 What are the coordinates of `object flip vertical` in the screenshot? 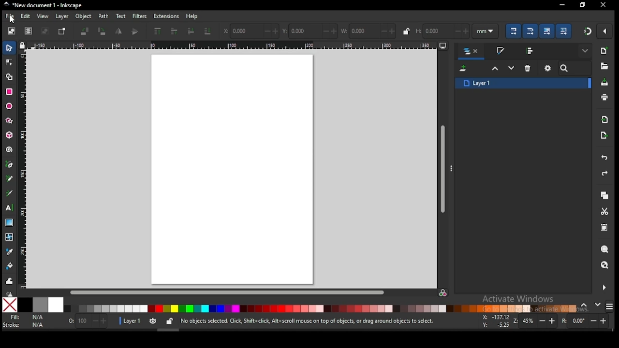 It's located at (135, 31).